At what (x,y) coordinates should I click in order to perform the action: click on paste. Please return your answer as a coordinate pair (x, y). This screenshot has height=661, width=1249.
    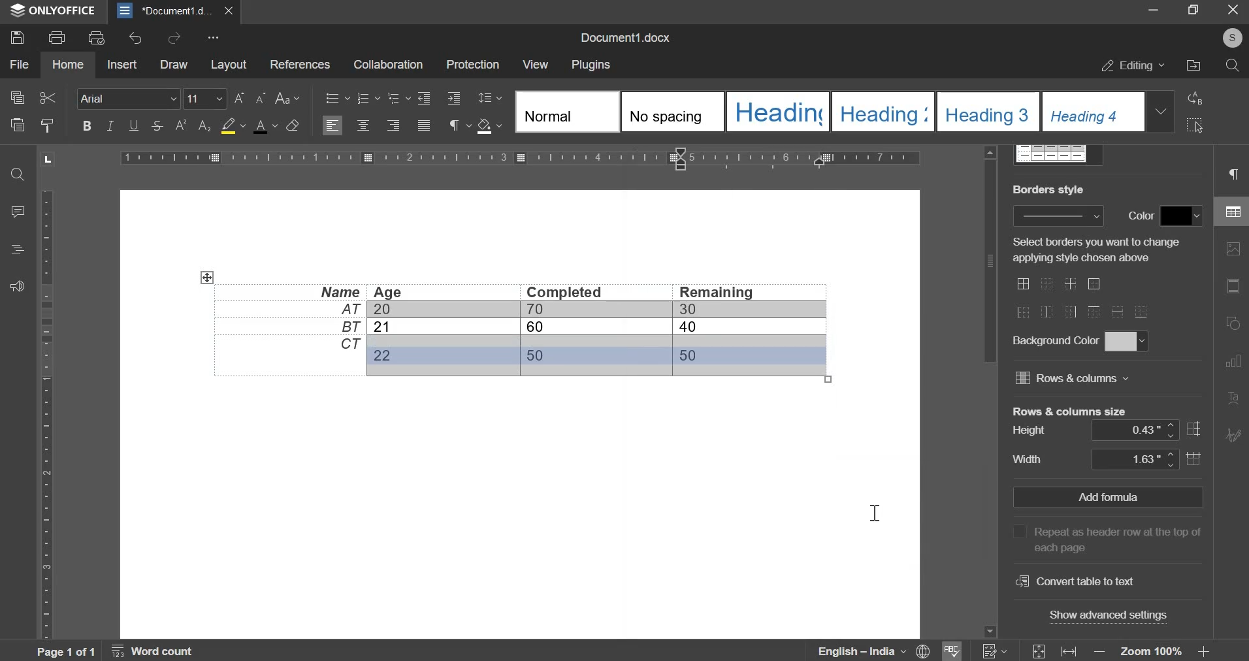
    Looking at the image, I should click on (16, 125).